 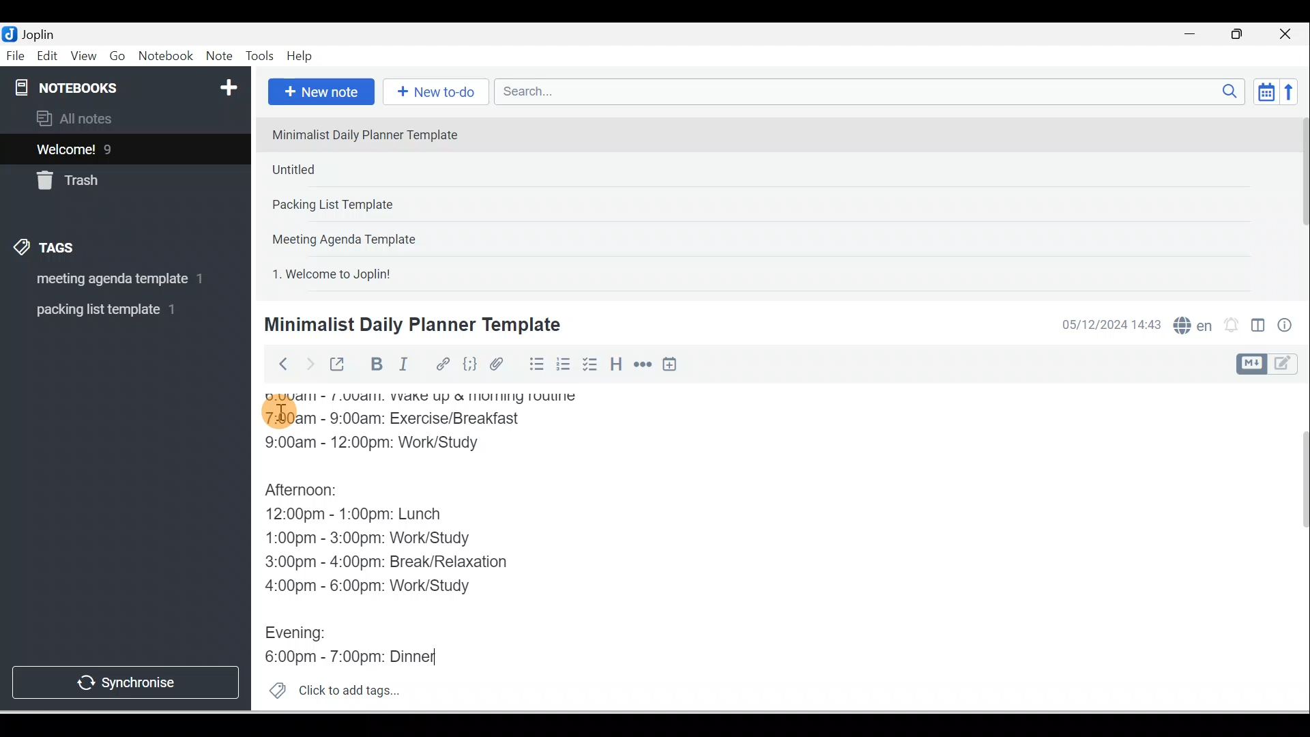 What do you see at coordinates (406, 366) in the screenshot?
I see `Italic` at bounding box center [406, 366].